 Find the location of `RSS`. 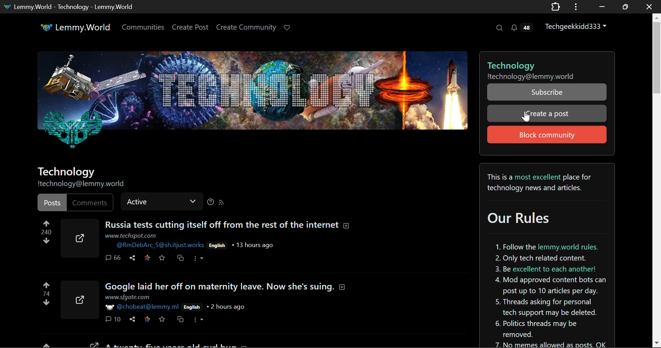

RSS is located at coordinates (221, 202).